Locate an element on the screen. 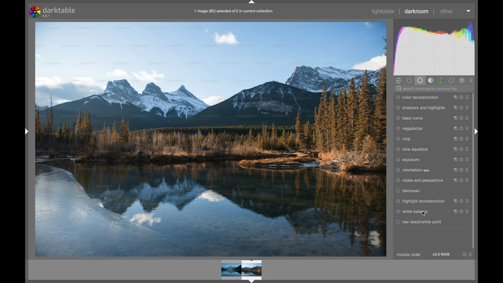 The height and width of the screenshot is (283, 503). instance is located at coordinates (455, 211).